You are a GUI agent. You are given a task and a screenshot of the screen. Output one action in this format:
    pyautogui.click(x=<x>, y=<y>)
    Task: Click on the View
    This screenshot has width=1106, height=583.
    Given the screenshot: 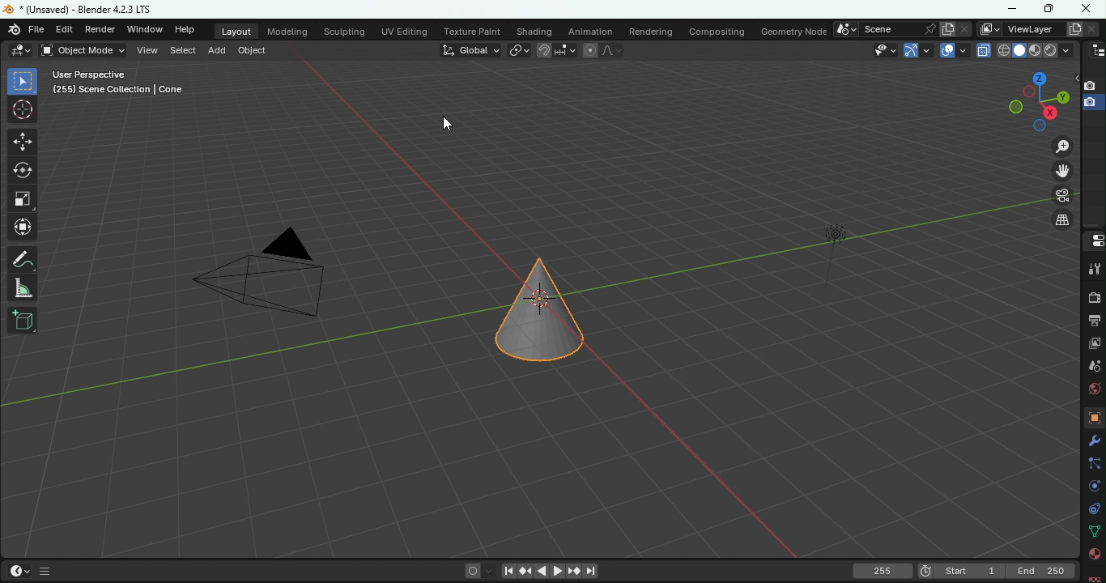 What is the action you would take?
    pyautogui.click(x=148, y=51)
    